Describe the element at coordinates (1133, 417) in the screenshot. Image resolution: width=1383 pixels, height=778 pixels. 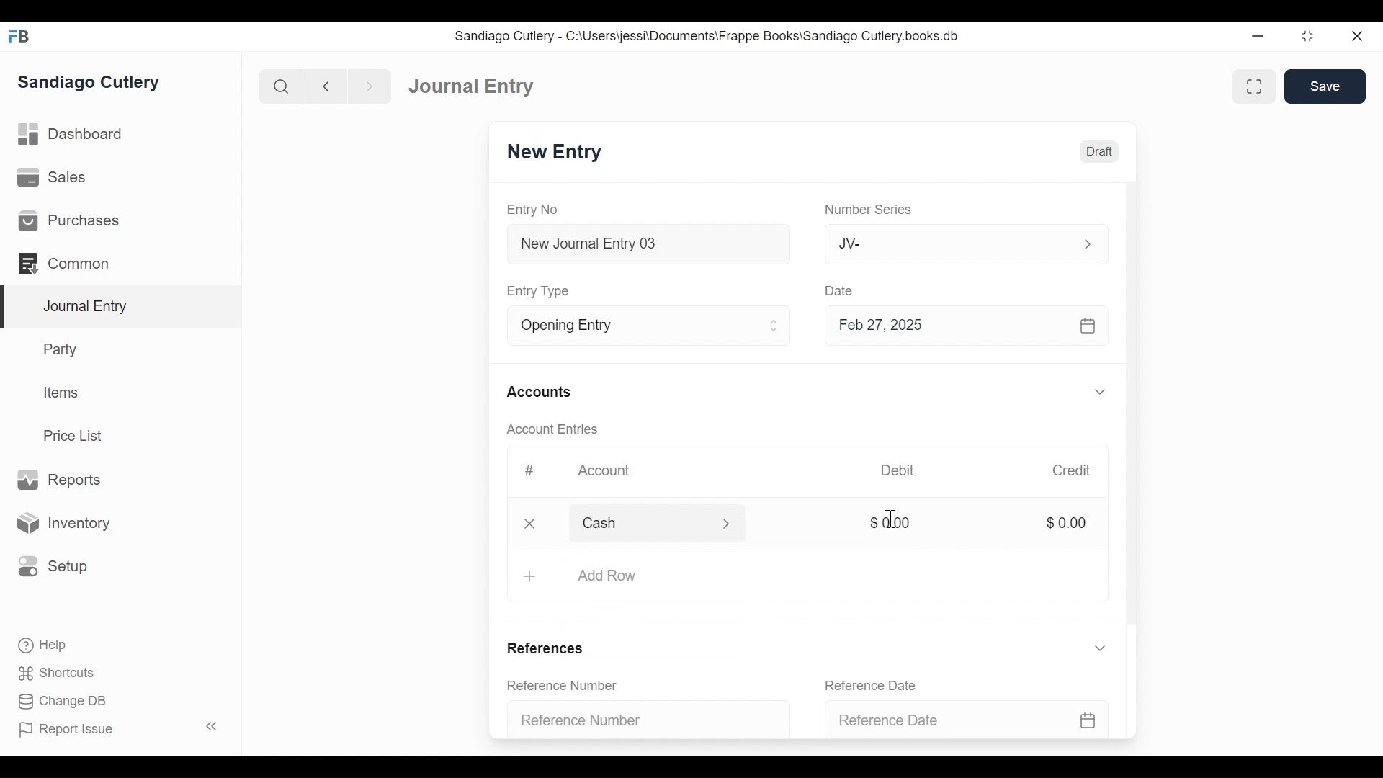
I see `Vertical Scroll bar` at that location.